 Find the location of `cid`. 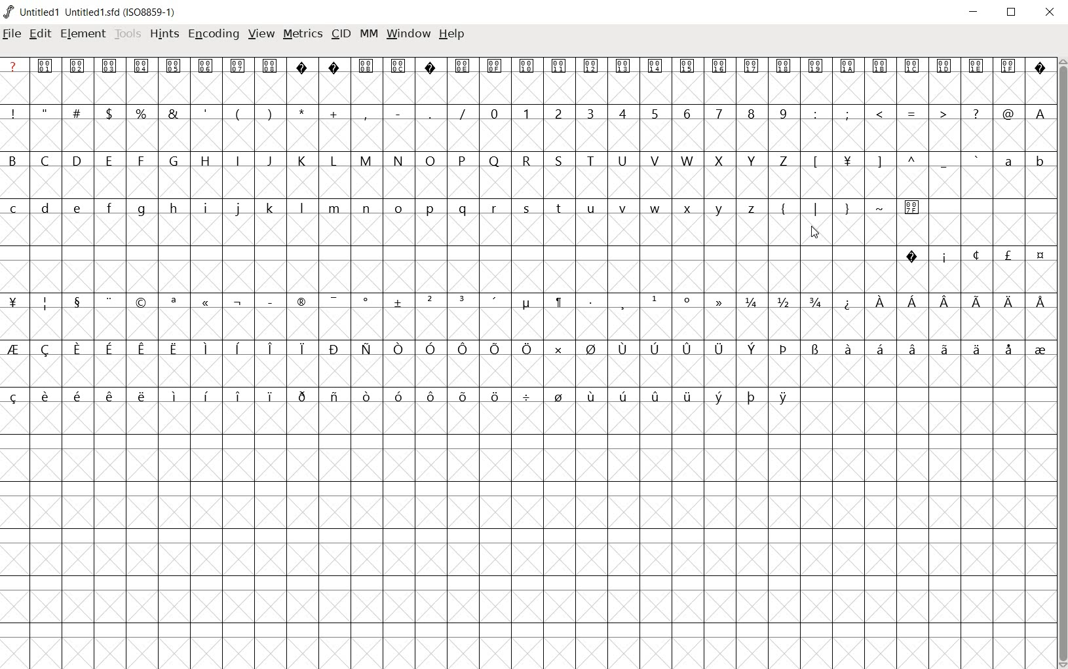

cid is located at coordinates (341, 34).